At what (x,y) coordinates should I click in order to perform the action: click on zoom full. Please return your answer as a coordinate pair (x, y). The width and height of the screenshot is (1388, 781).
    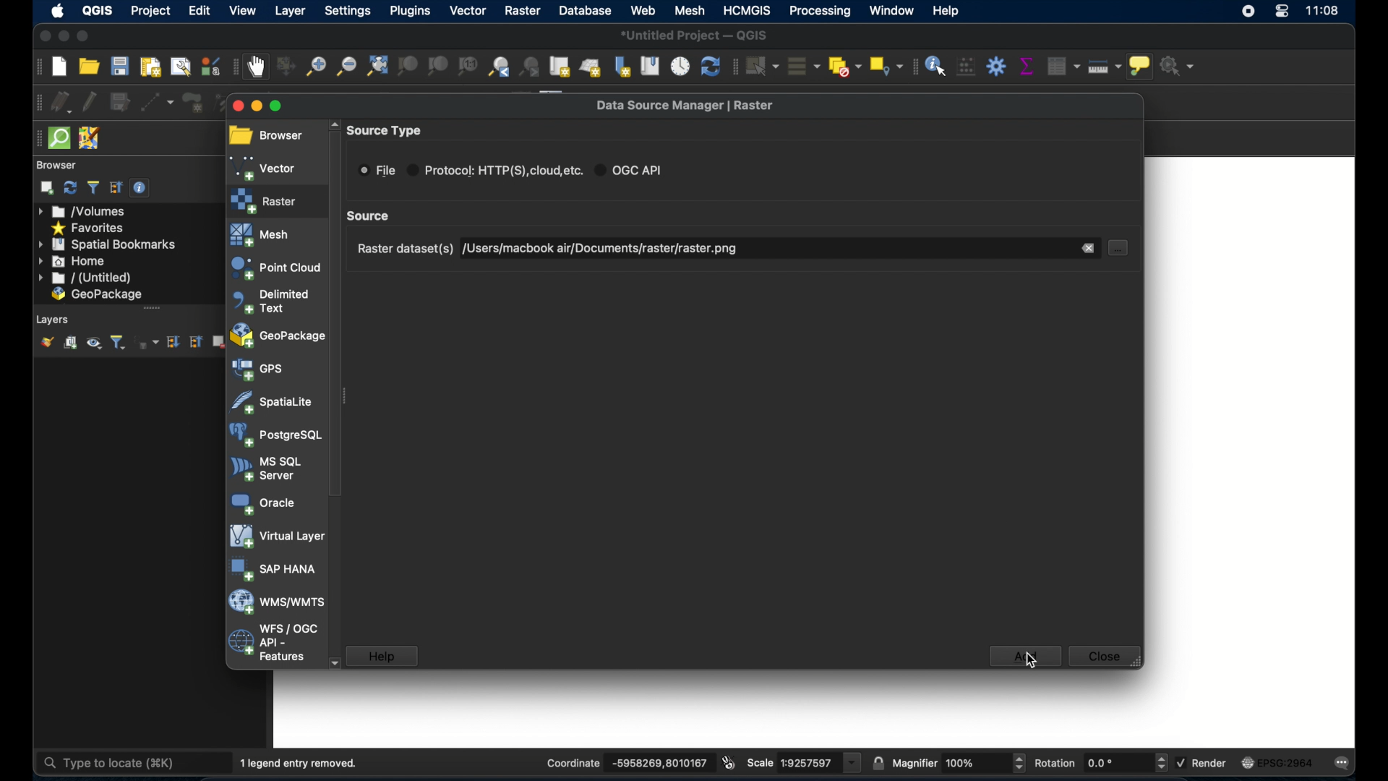
    Looking at the image, I should click on (376, 65).